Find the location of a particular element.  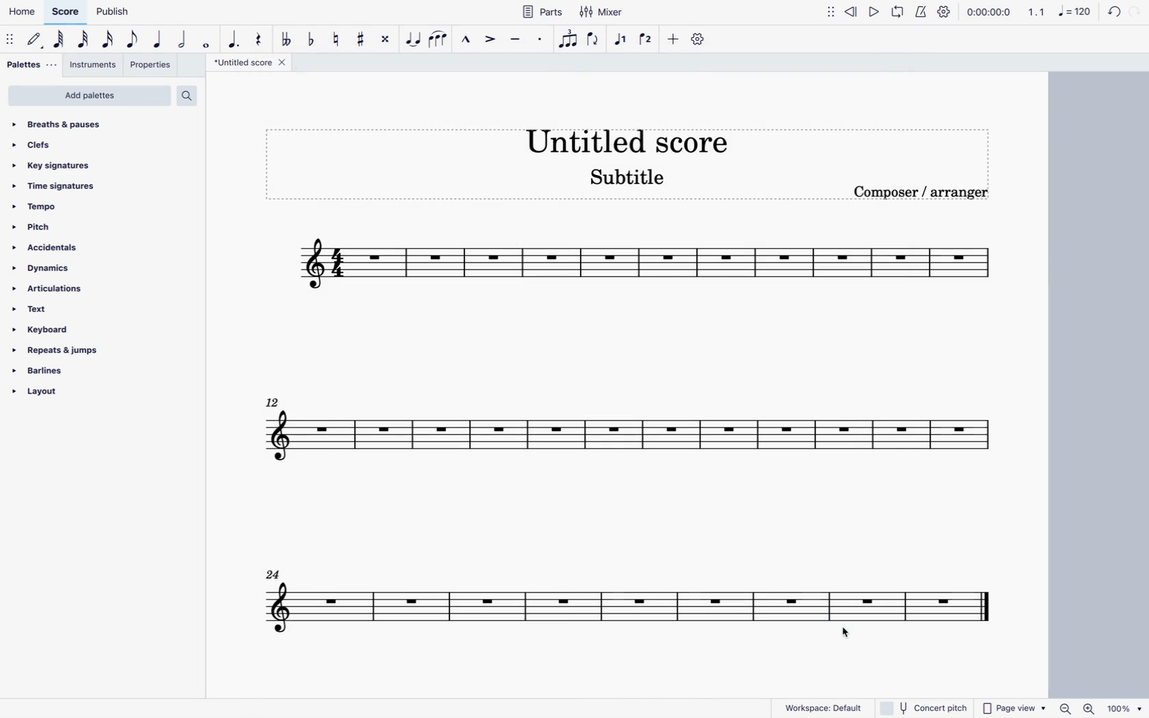

publish is located at coordinates (116, 13).